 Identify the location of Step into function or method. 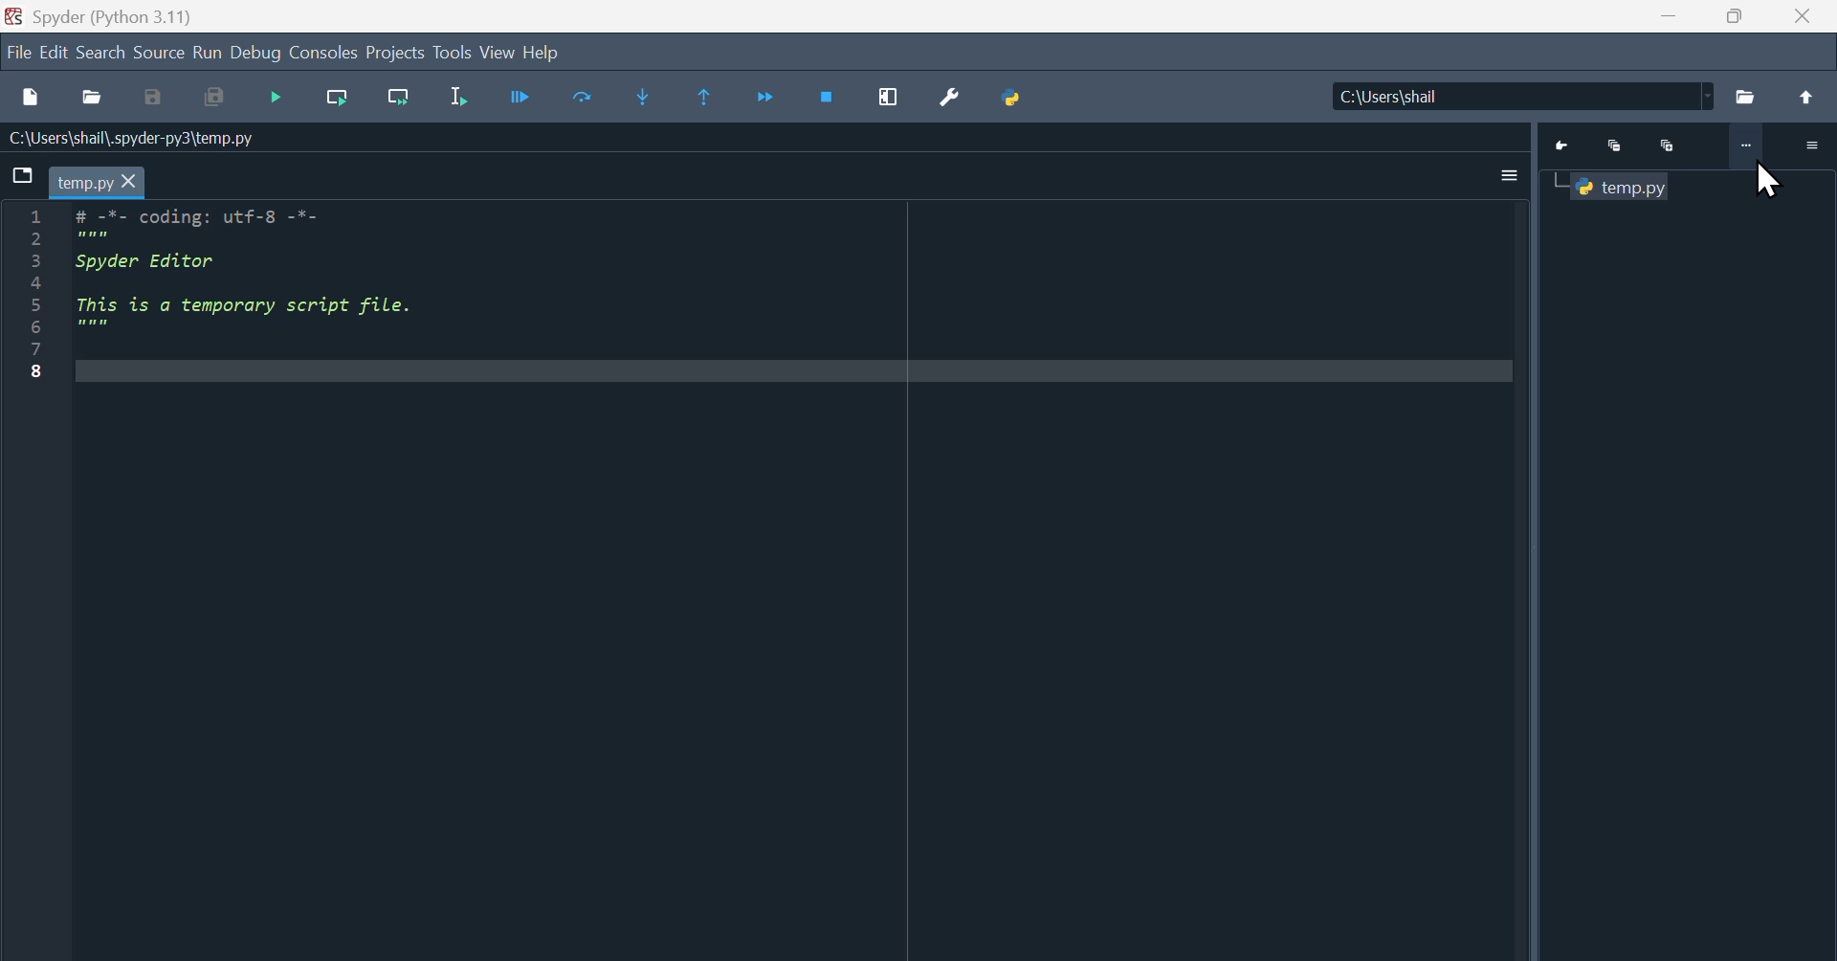
(643, 99).